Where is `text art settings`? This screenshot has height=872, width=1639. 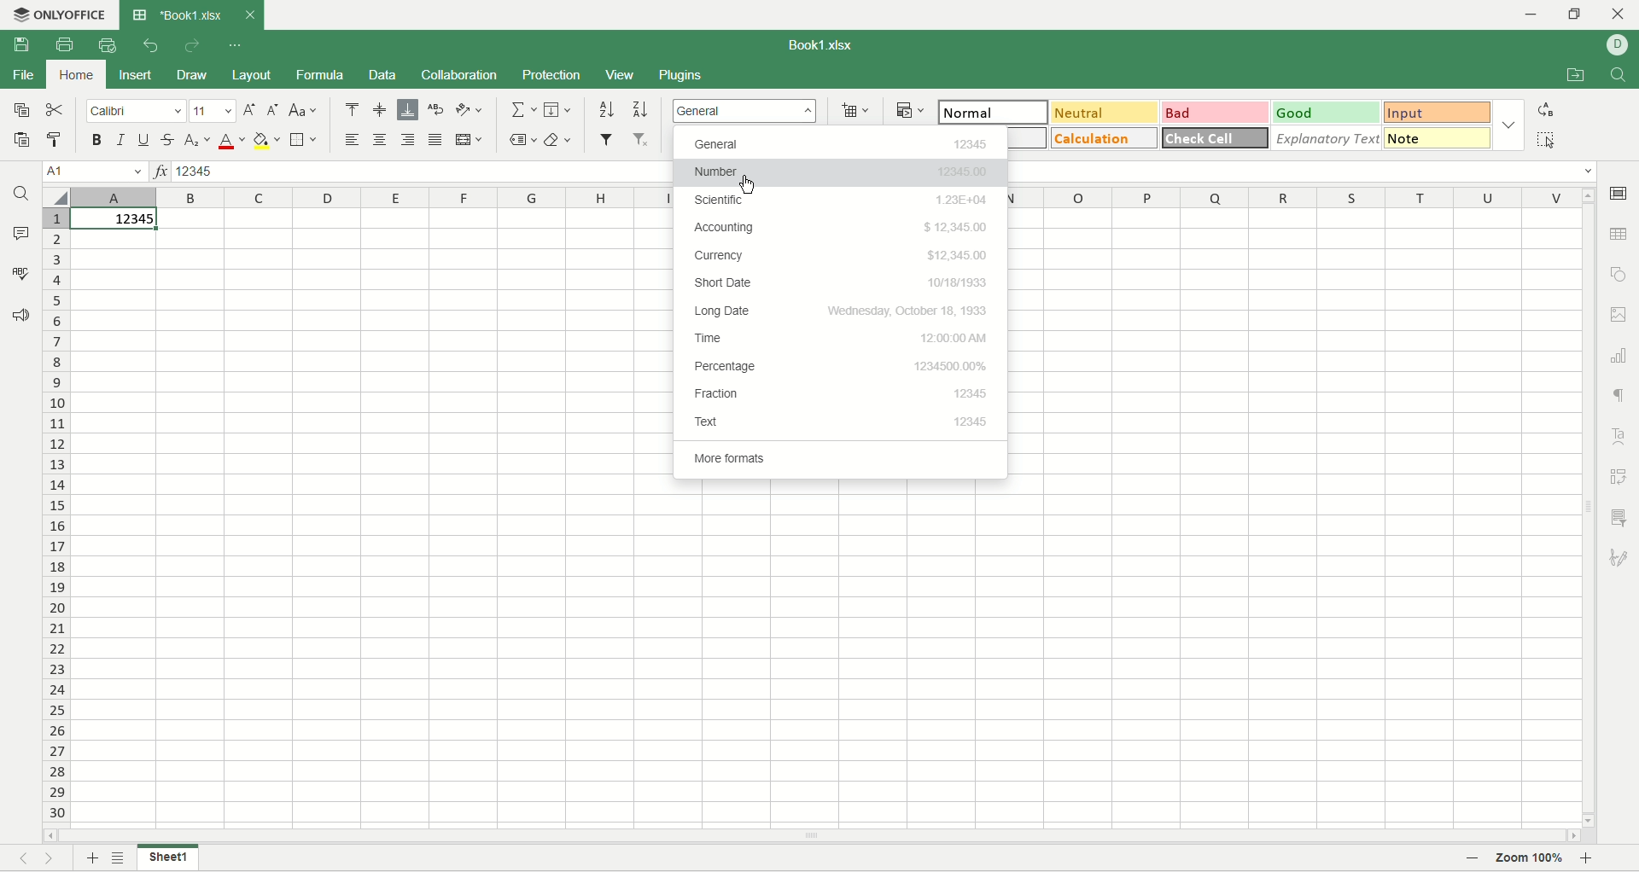
text art settings is located at coordinates (1622, 437).